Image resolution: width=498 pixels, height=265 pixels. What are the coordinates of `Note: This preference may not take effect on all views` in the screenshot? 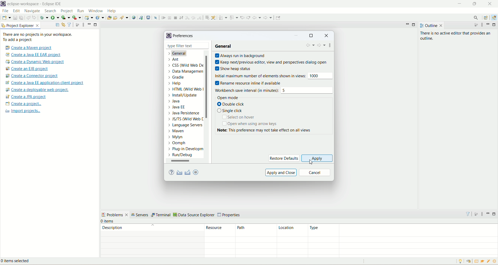 It's located at (270, 130).